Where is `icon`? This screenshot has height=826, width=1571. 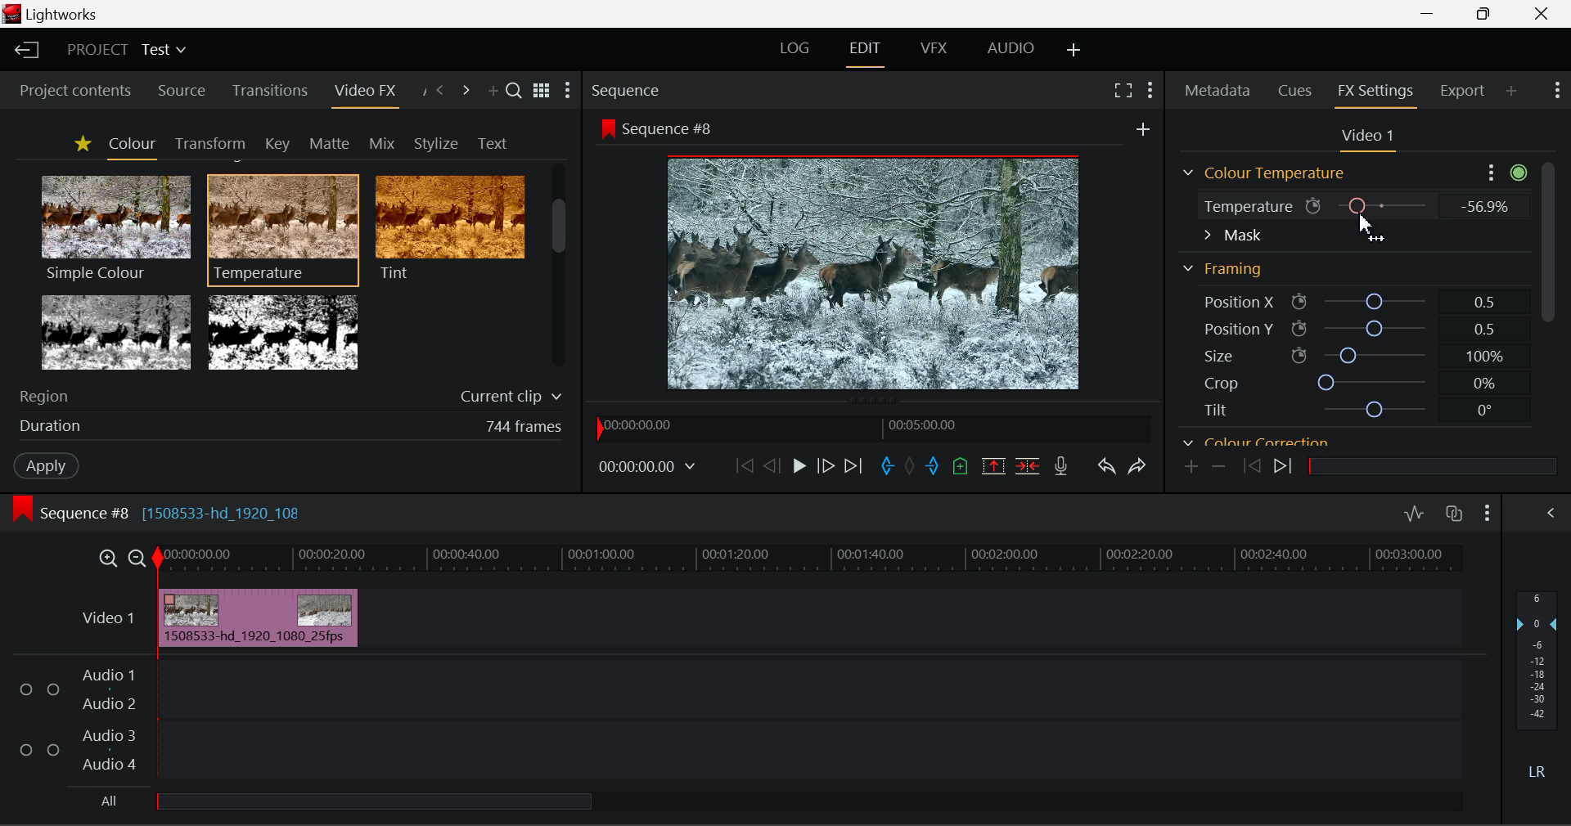
icon is located at coordinates (1299, 303).